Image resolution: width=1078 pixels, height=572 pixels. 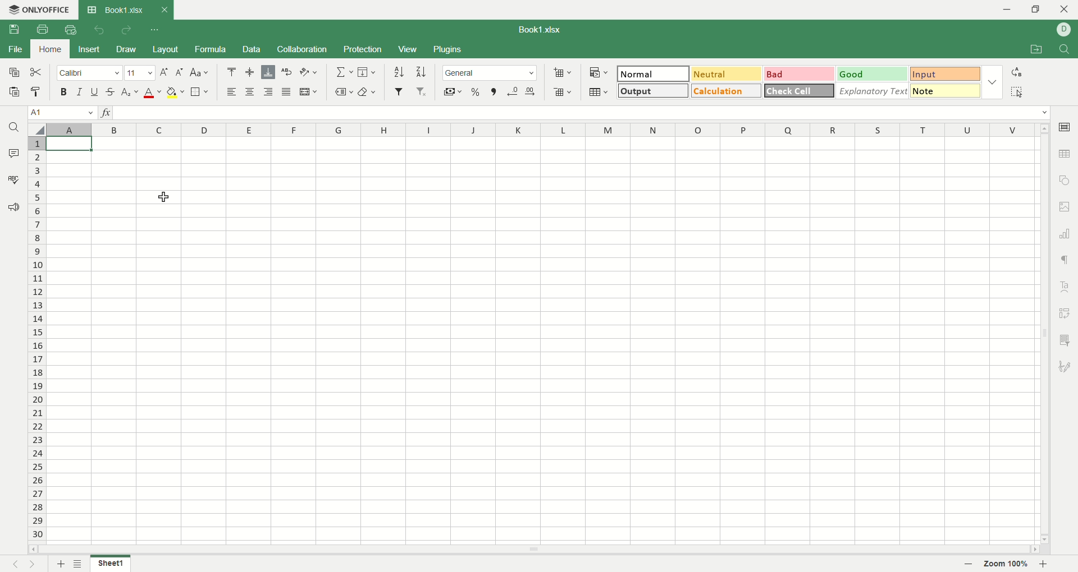 I want to click on sheet1, so click(x=110, y=563).